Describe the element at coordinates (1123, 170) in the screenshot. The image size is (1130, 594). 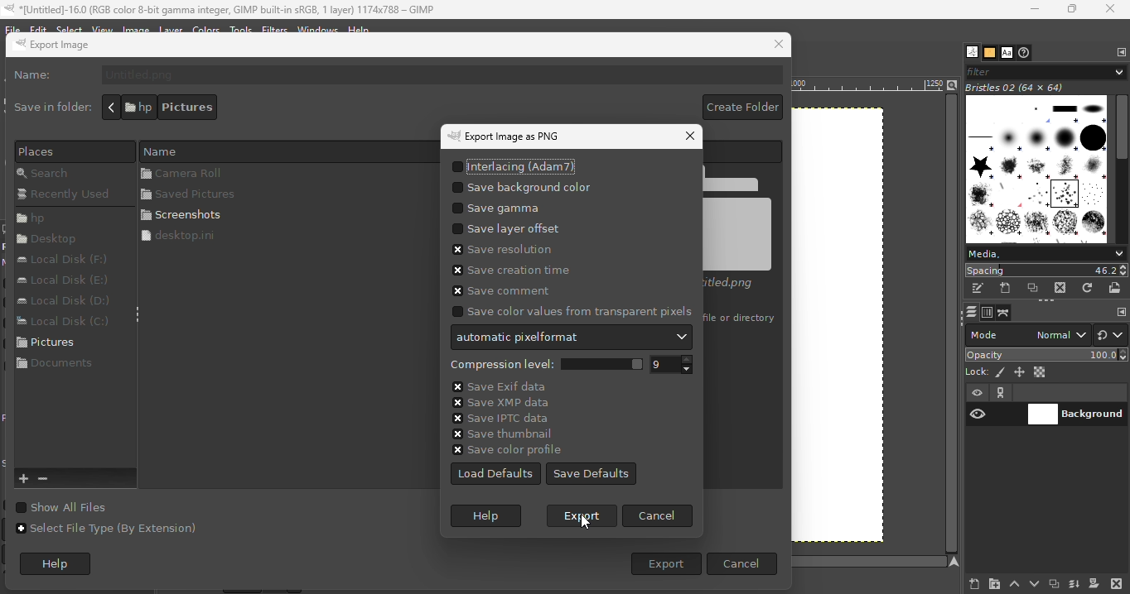
I see `Horizontal scroll bar` at that location.